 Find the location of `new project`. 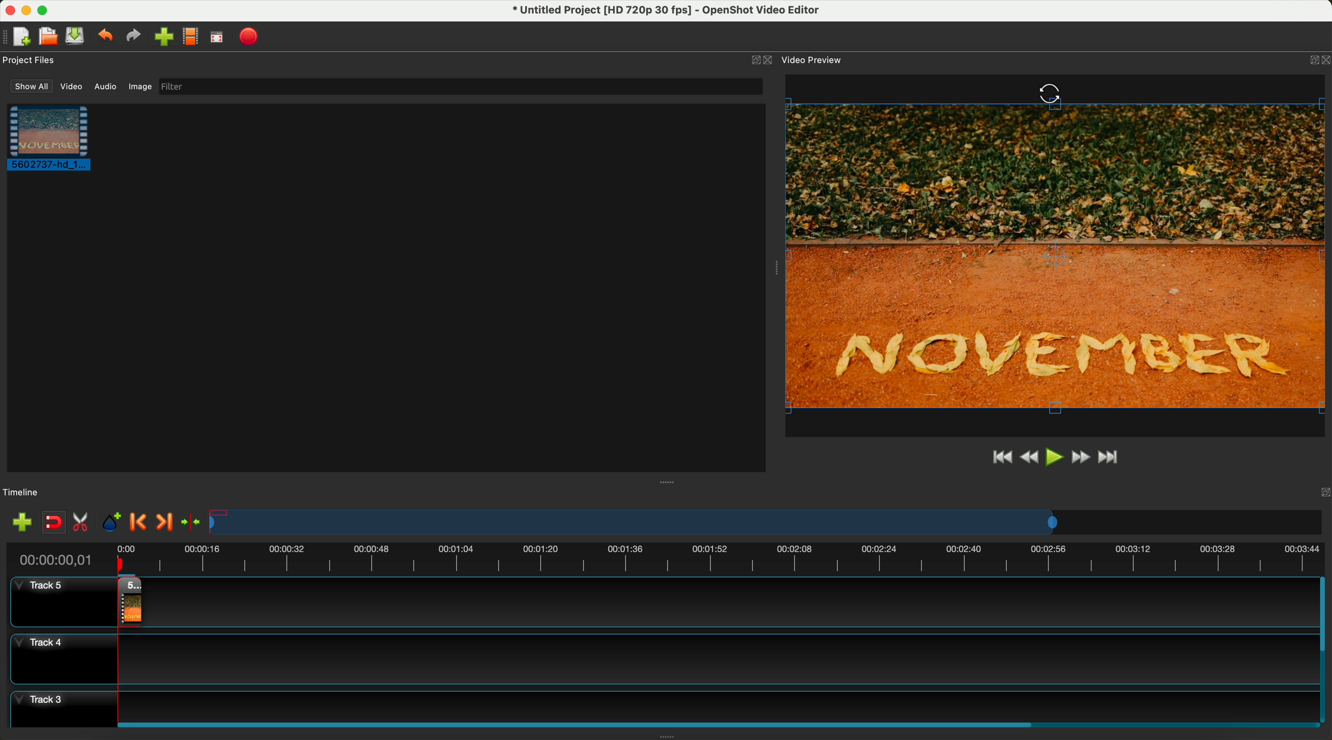

new project is located at coordinates (23, 36).